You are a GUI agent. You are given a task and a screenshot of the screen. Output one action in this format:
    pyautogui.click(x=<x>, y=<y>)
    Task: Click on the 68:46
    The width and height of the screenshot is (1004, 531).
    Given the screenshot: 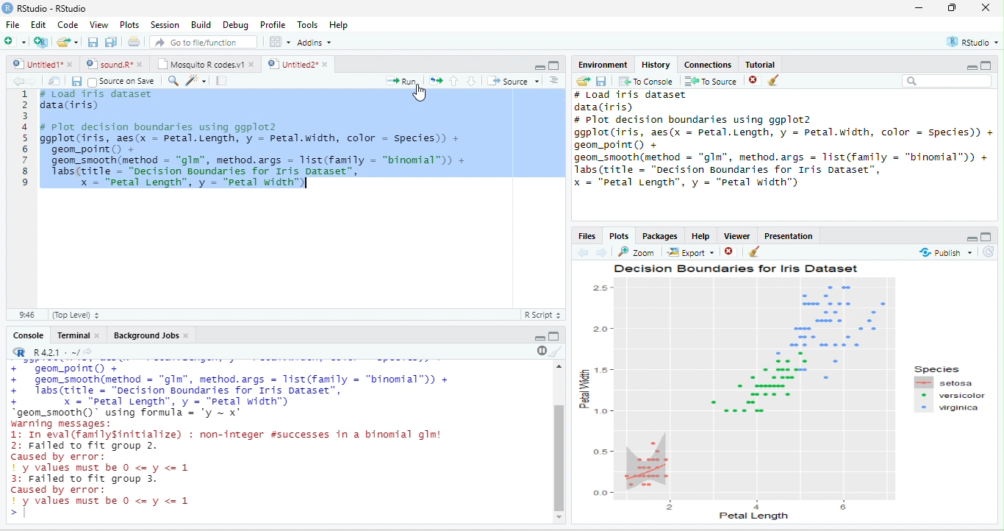 What is the action you would take?
    pyautogui.click(x=26, y=315)
    